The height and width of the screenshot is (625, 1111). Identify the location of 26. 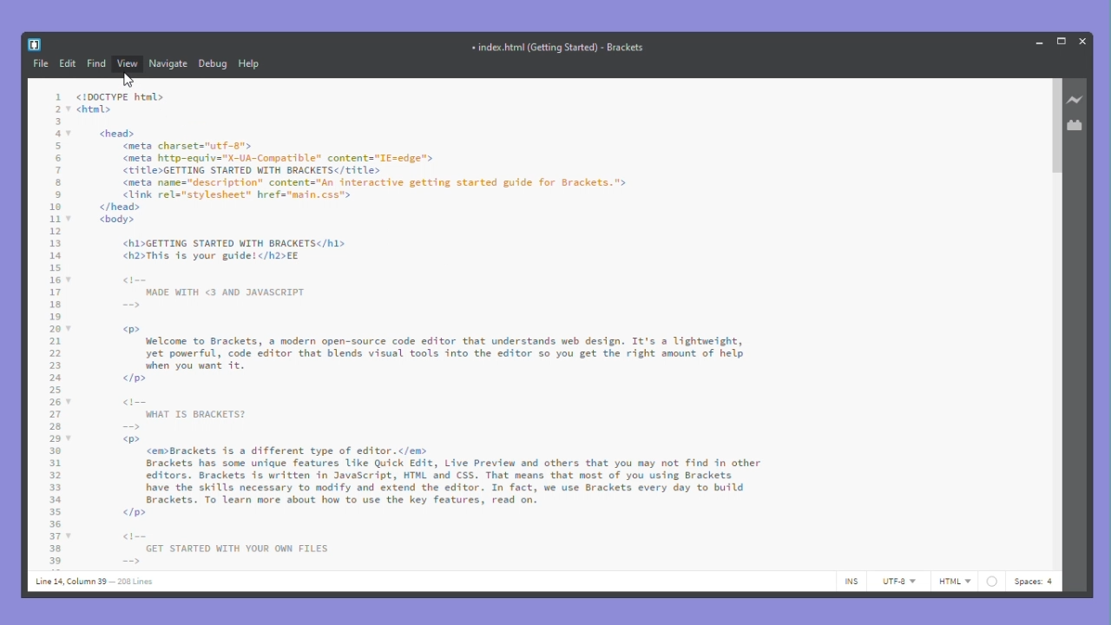
(55, 401).